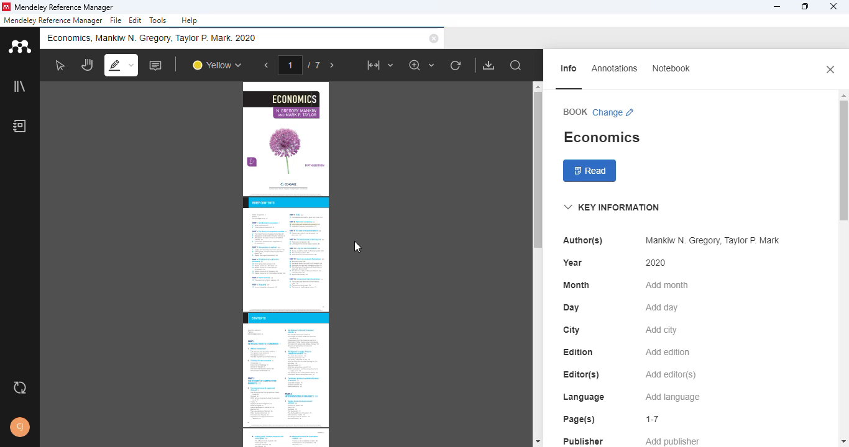 This screenshot has width=849, height=447. What do you see at coordinates (590, 171) in the screenshot?
I see `read` at bounding box center [590, 171].